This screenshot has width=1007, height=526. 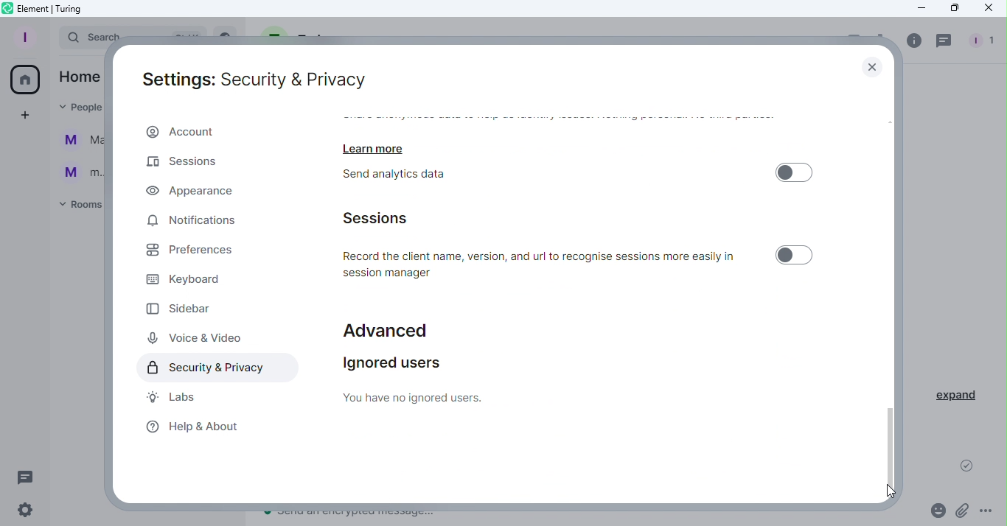 I want to click on Send analytics data, so click(x=409, y=177).